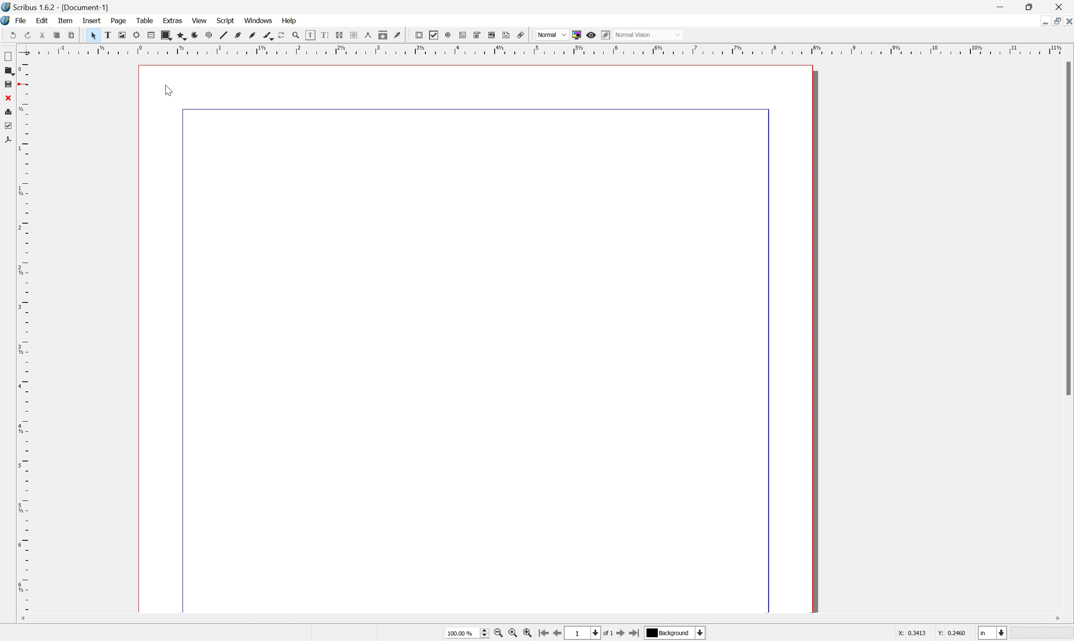  I want to click on New, so click(9, 55).